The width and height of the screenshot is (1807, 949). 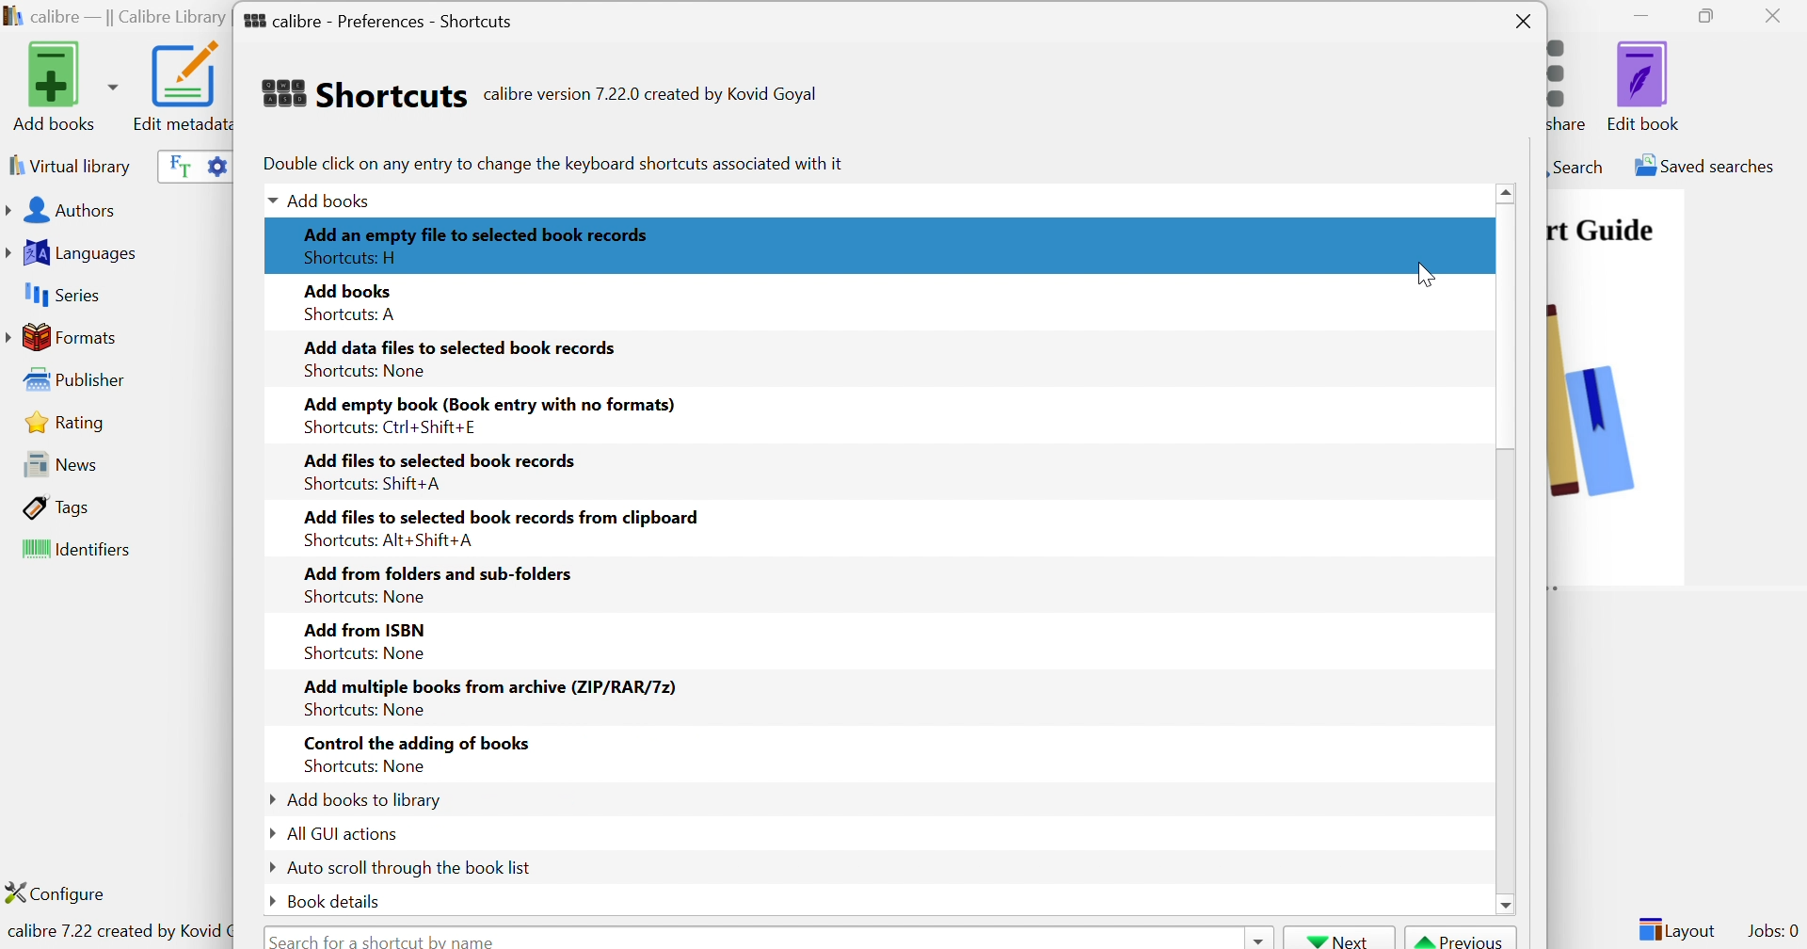 I want to click on Add books, so click(x=333, y=199).